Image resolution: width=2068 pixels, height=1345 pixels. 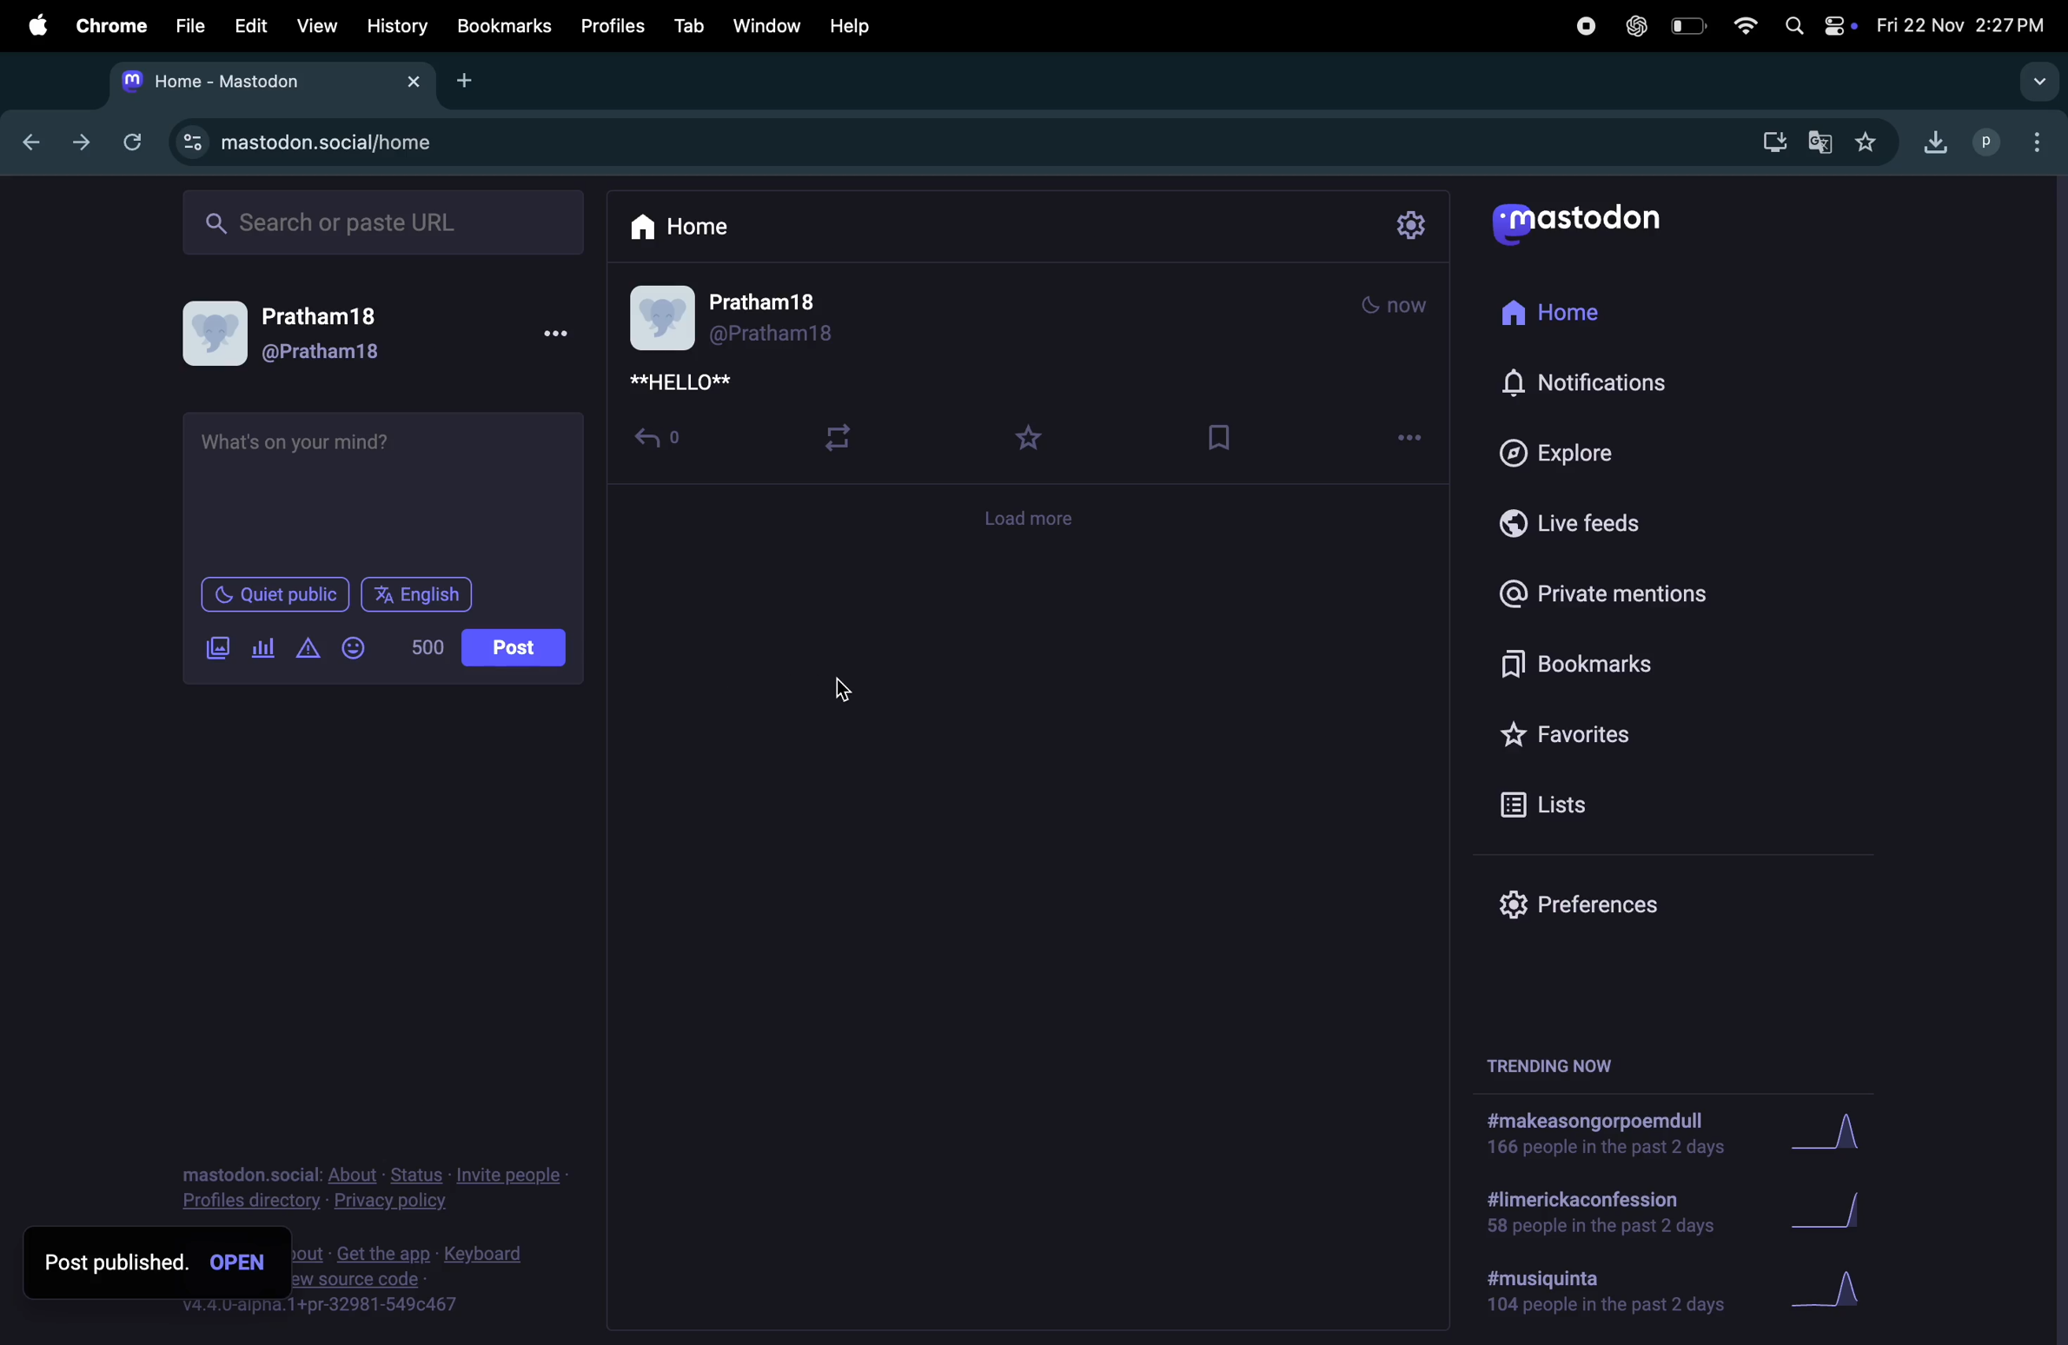 What do you see at coordinates (1773, 138) in the screenshot?
I see `downloads` at bounding box center [1773, 138].